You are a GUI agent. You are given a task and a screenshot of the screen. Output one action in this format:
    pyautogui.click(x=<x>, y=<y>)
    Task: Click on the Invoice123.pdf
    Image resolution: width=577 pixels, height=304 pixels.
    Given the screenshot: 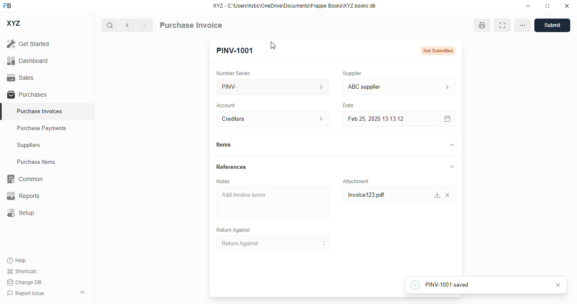 What is the action you would take?
    pyautogui.click(x=370, y=195)
    